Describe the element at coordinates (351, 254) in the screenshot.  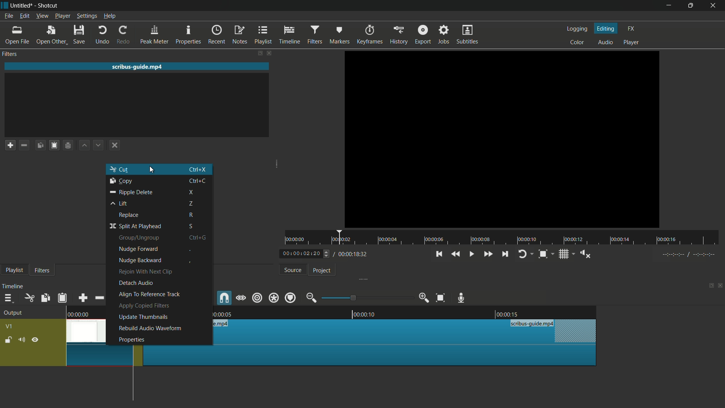
I see `total time` at that location.